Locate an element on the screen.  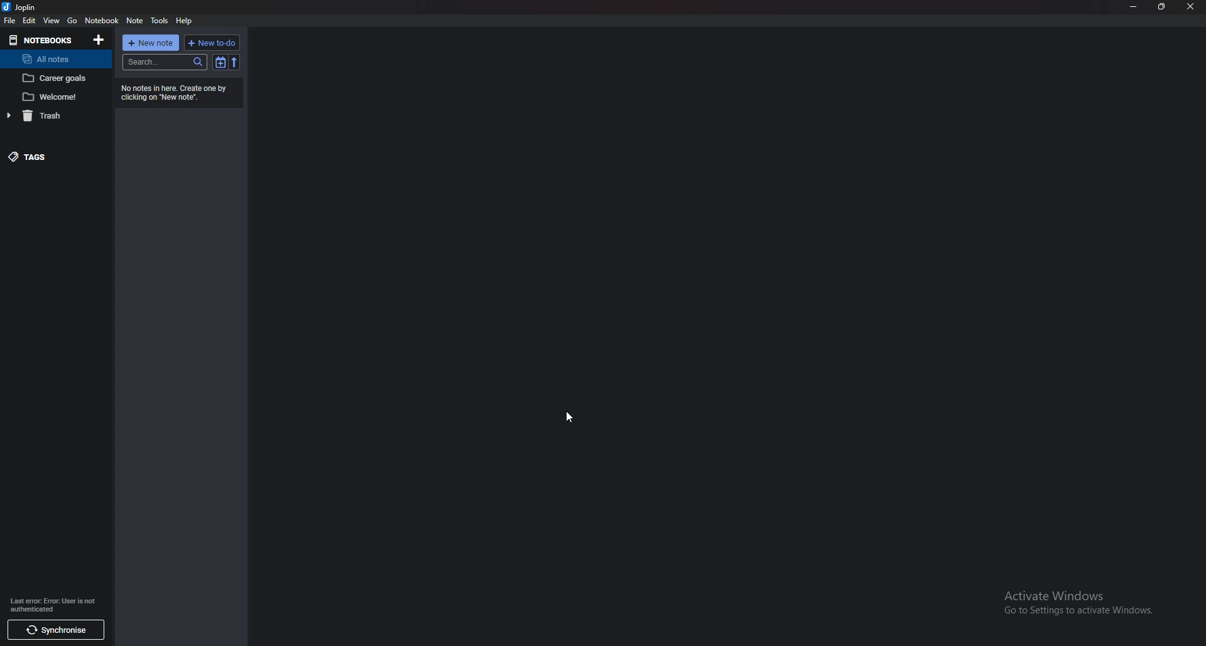
file is located at coordinates (9, 21).